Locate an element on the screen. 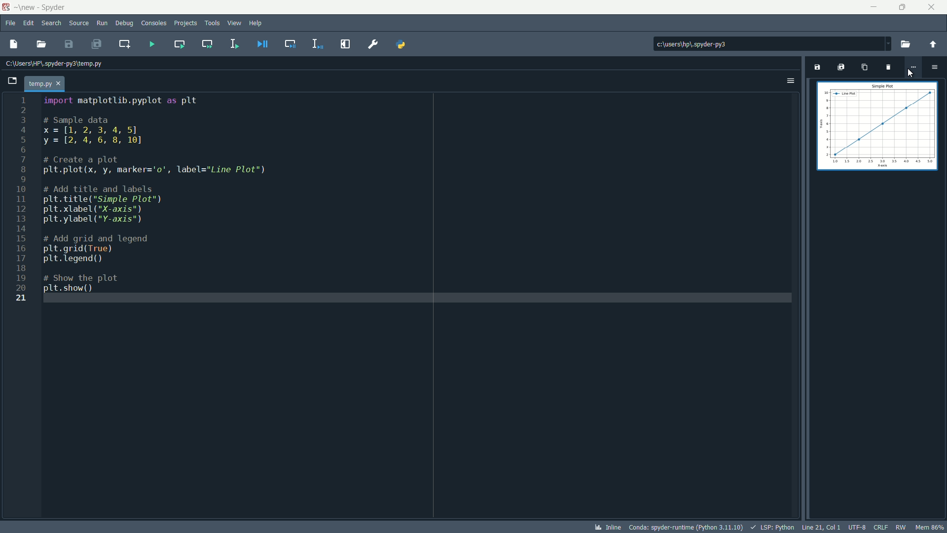 The image size is (947, 533). line number is located at coordinates (21, 200).